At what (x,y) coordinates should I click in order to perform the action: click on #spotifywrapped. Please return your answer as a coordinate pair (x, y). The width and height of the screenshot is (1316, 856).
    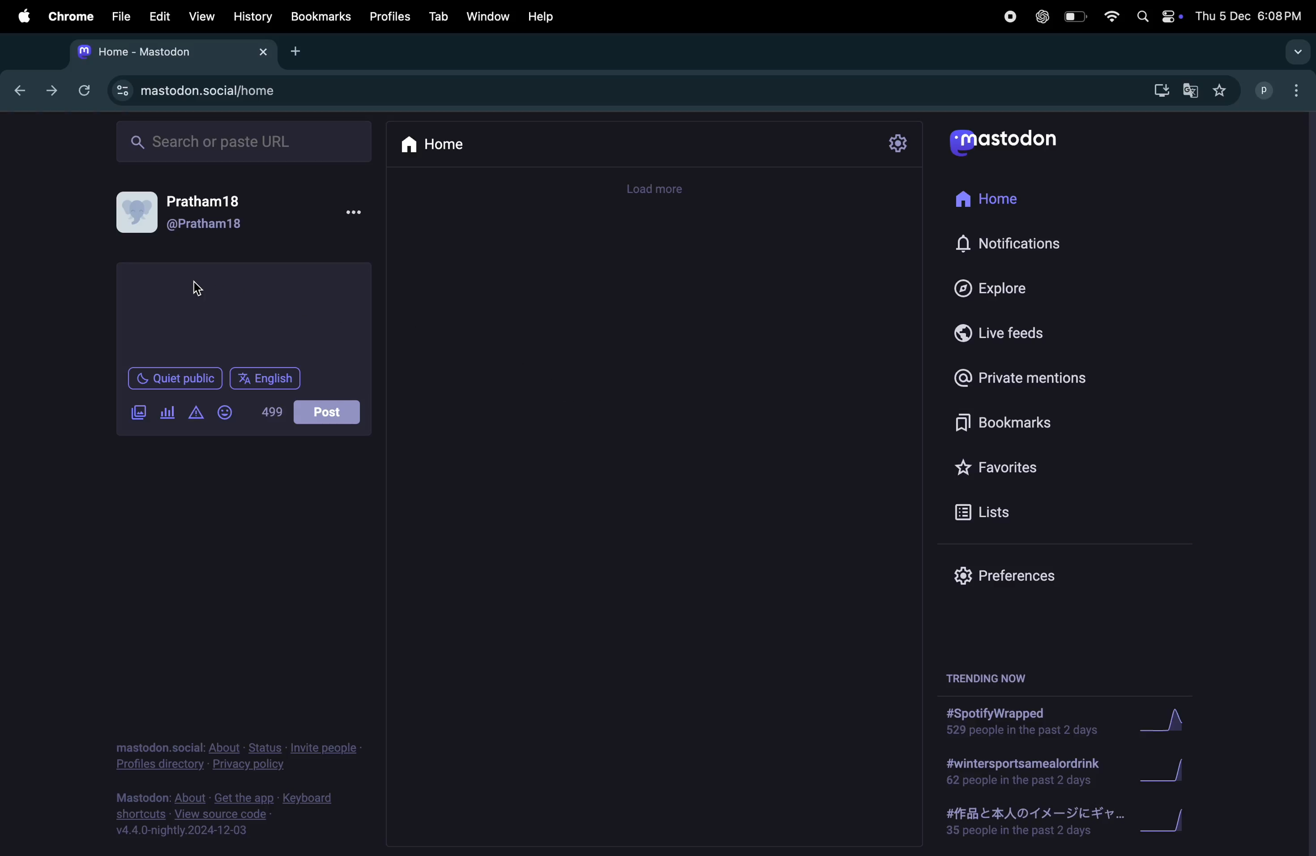
    Looking at the image, I should click on (1025, 722).